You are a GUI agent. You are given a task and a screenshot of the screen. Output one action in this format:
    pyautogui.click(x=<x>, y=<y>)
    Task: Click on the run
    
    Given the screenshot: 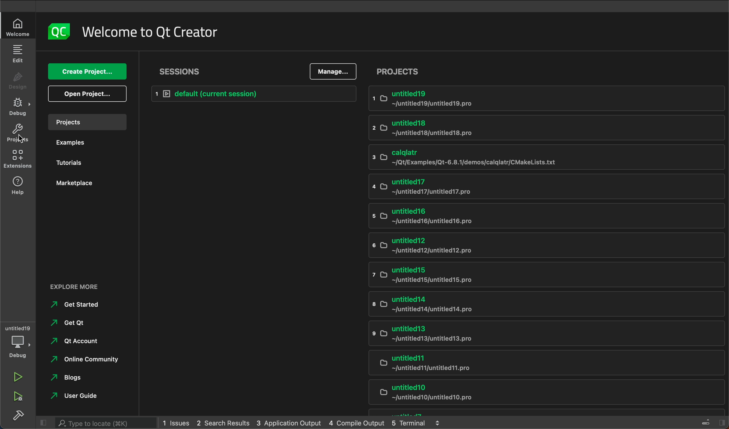 What is the action you would take?
    pyautogui.click(x=19, y=377)
    